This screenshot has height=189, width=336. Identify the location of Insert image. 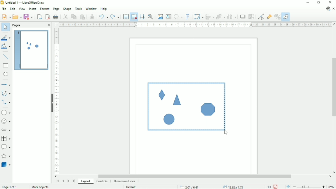
(160, 16).